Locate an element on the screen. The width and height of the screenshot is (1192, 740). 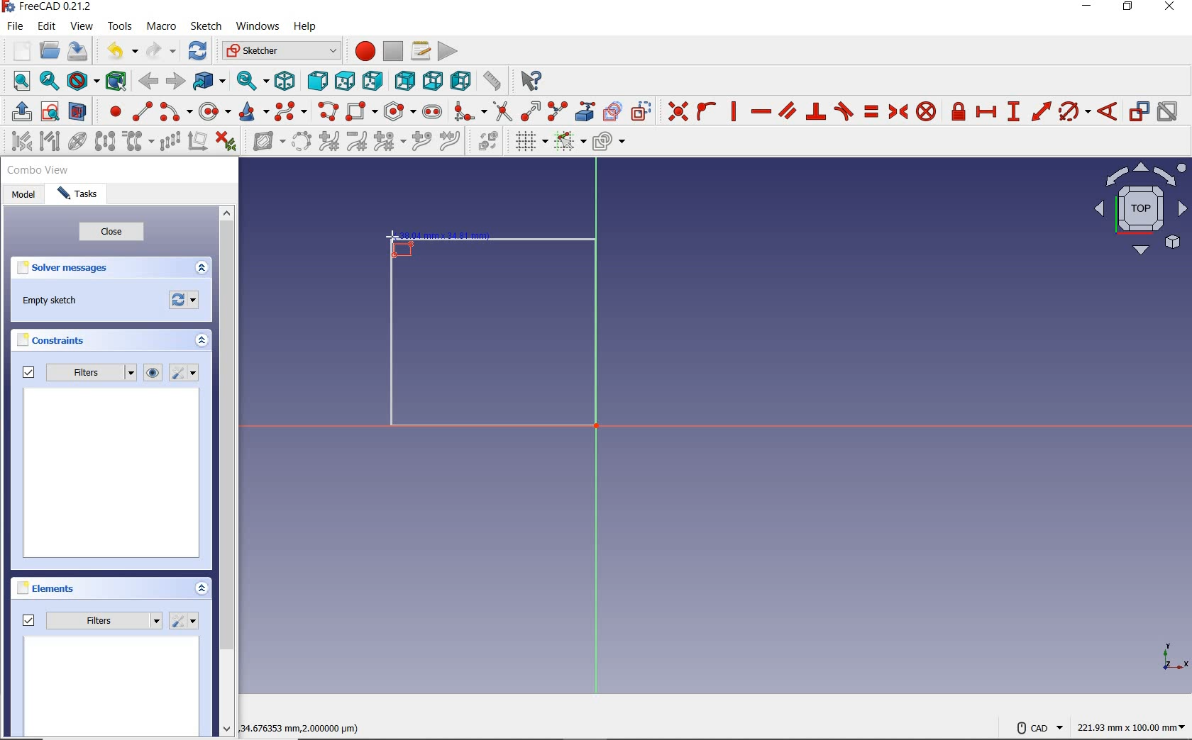
create polyline is located at coordinates (329, 112).